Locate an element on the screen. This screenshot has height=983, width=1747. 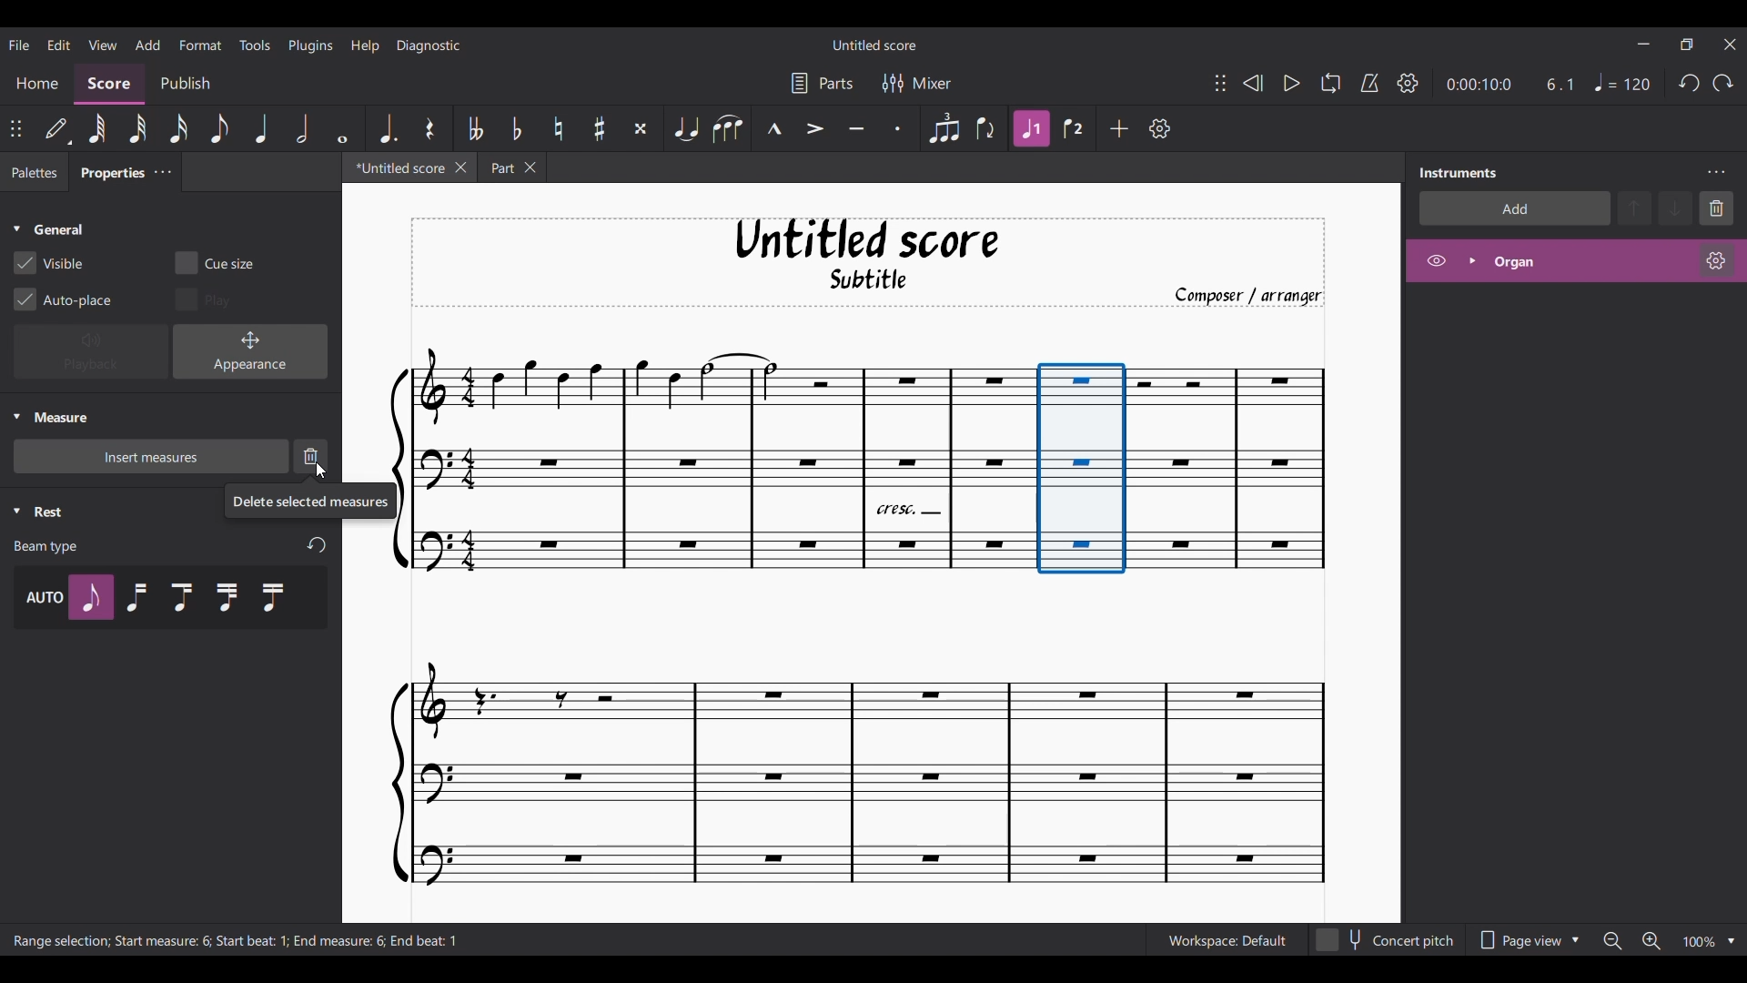
Zoom in is located at coordinates (1651, 941).